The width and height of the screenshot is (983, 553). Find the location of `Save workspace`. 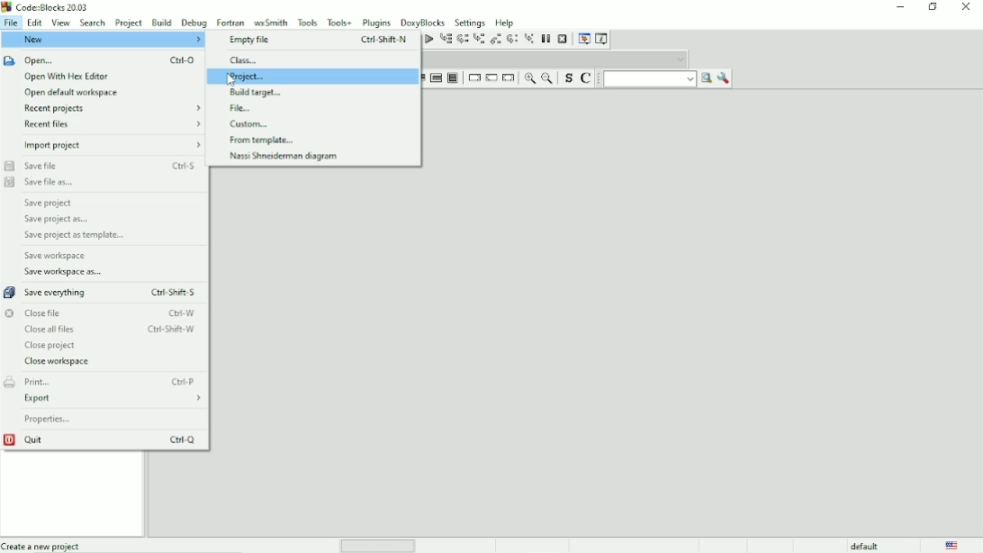

Save workspace is located at coordinates (57, 256).